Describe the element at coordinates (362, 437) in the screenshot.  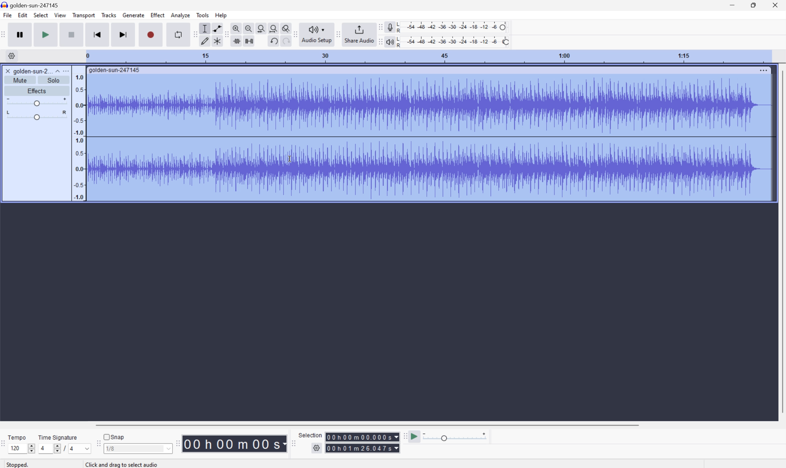
I see `` at that location.